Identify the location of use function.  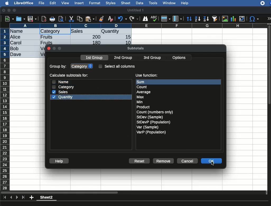
(146, 76).